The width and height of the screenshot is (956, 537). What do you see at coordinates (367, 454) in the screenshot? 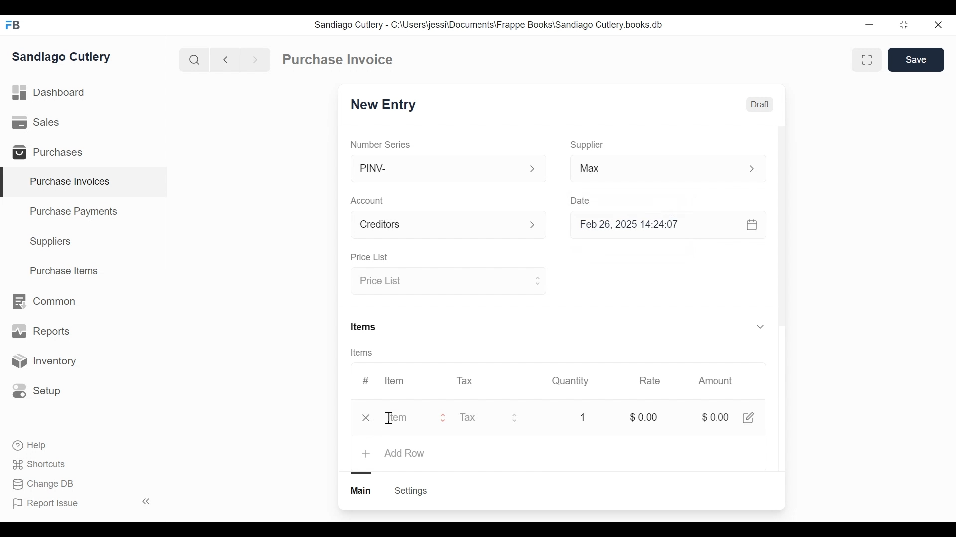
I see `+` at bounding box center [367, 454].